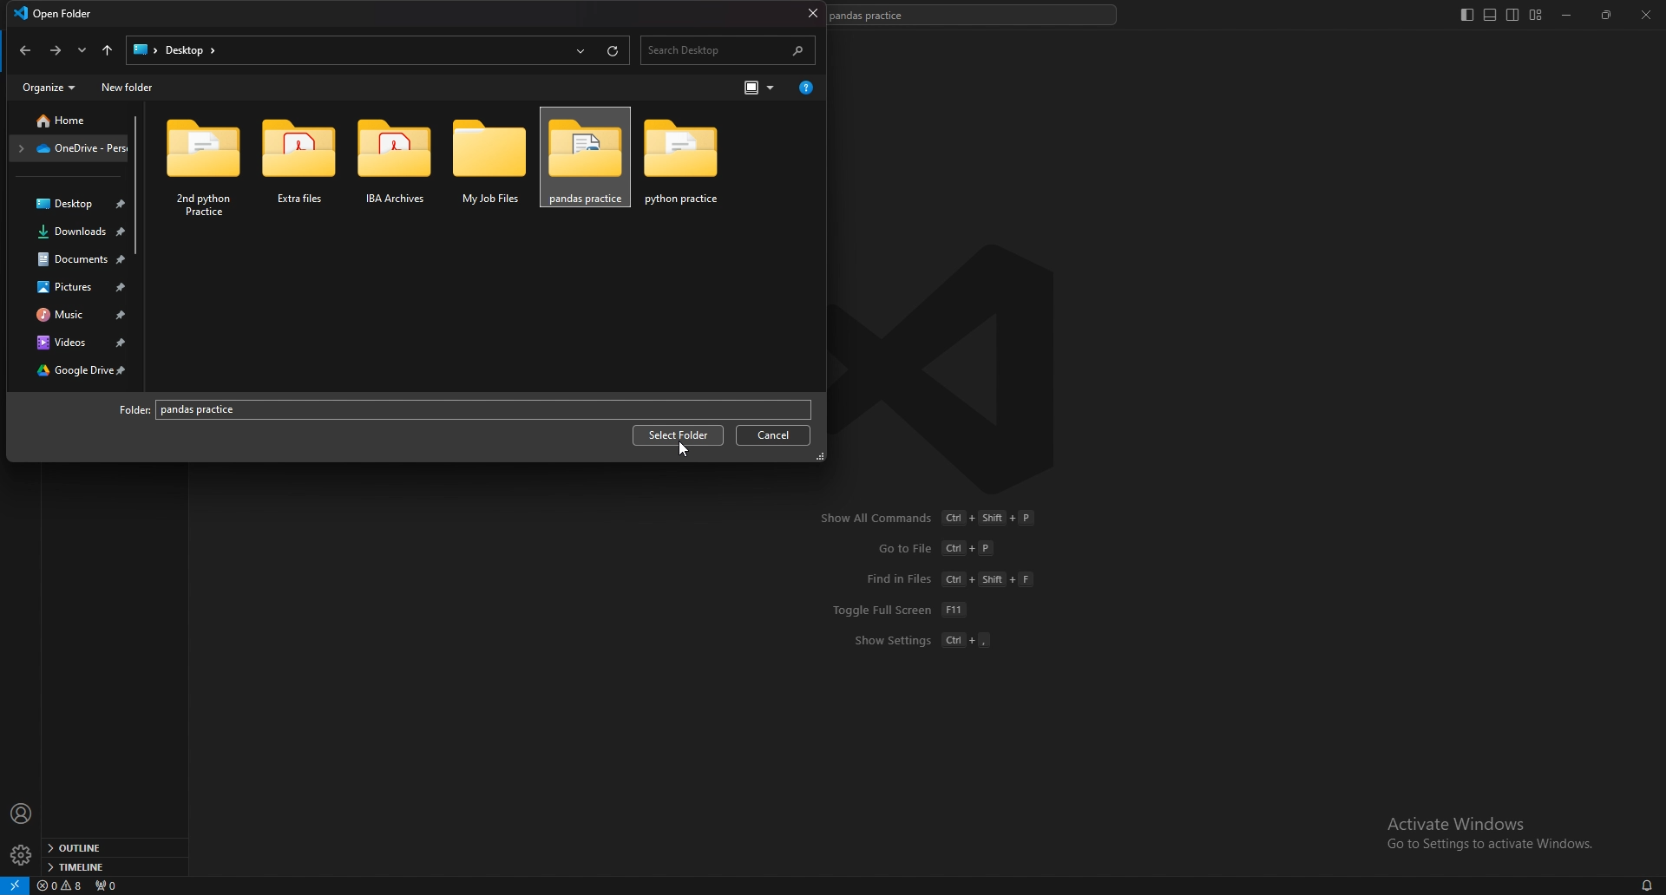 Image resolution: width=1666 pixels, height=895 pixels. What do you see at coordinates (15, 885) in the screenshot?
I see `remote window` at bounding box center [15, 885].